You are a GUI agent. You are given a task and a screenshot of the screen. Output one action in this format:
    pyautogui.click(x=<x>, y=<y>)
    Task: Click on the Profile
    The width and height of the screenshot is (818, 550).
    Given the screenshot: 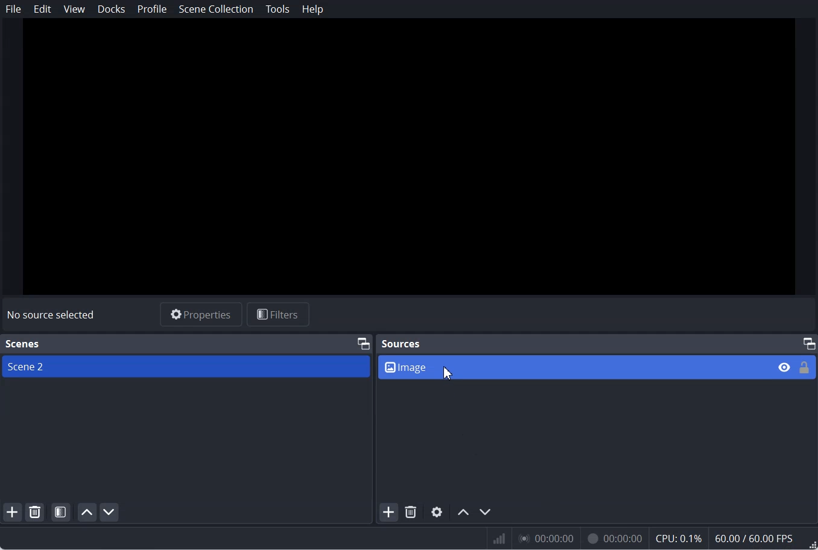 What is the action you would take?
    pyautogui.click(x=151, y=10)
    